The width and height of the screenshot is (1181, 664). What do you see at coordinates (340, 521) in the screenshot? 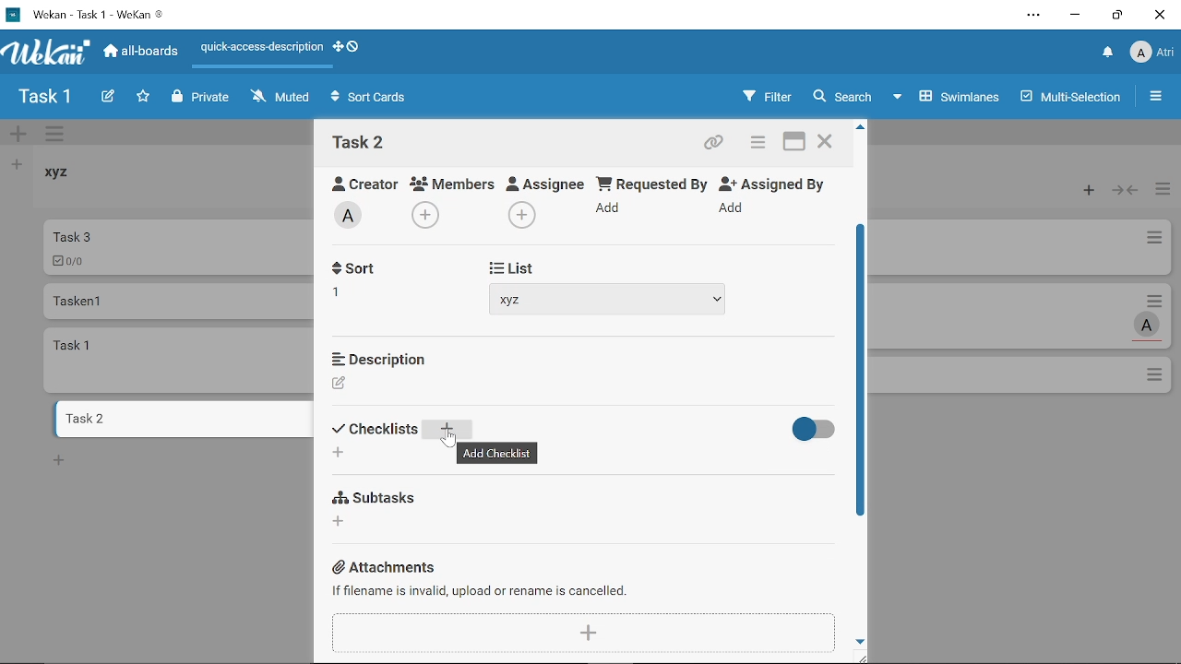
I see `Add substacks` at bounding box center [340, 521].